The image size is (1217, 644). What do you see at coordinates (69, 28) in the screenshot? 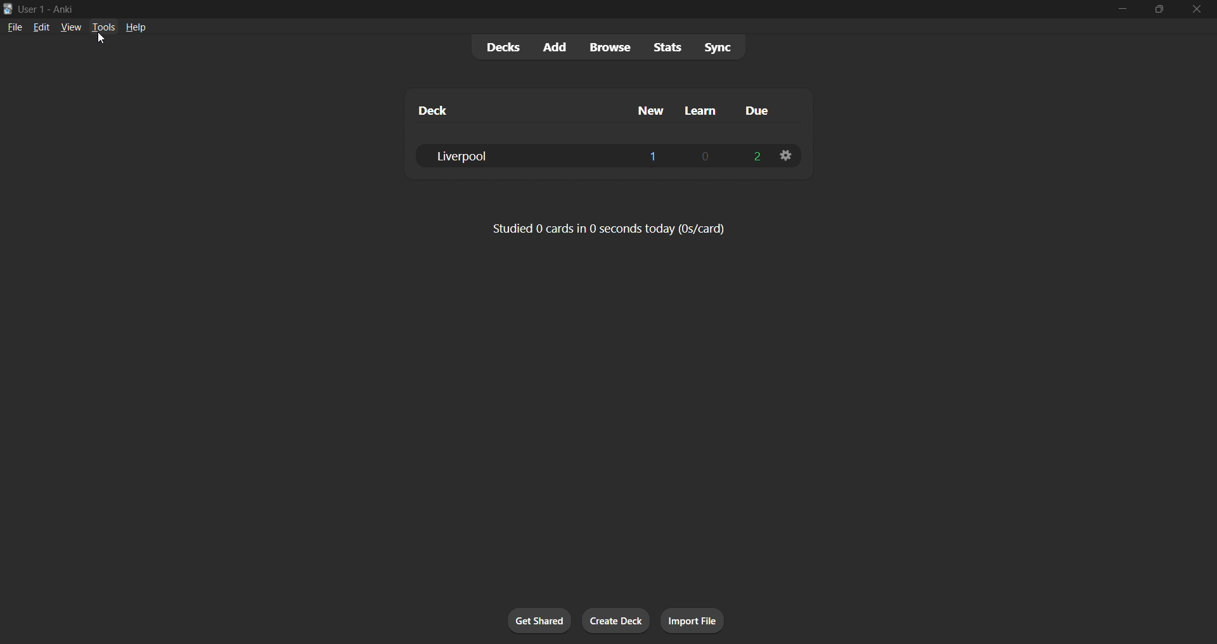
I see `view` at bounding box center [69, 28].